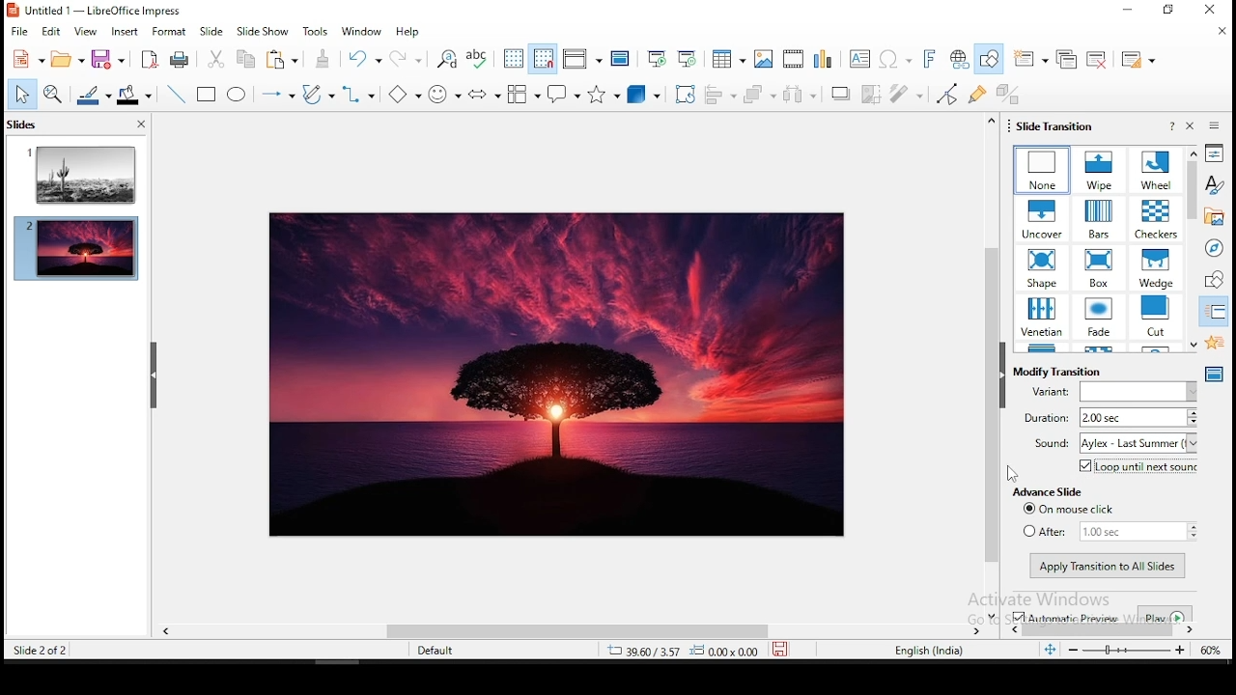  Describe the element at coordinates (181, 61) in the screenshot. I see `print` at that location.